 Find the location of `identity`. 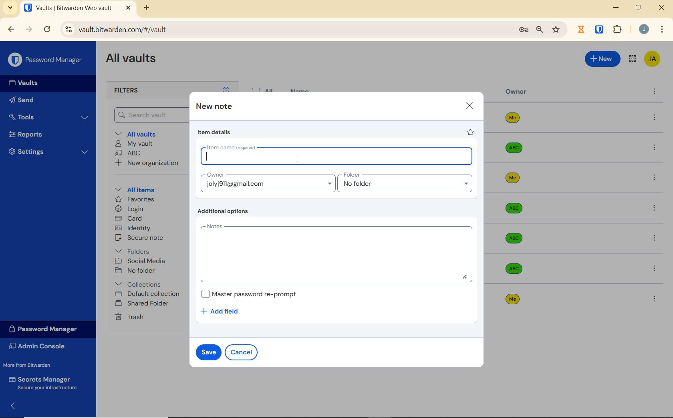

identity is located at coordinates (134, 228).